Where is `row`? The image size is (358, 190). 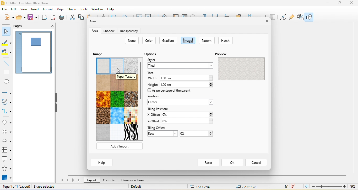 row is located at coordinates (162, 134).